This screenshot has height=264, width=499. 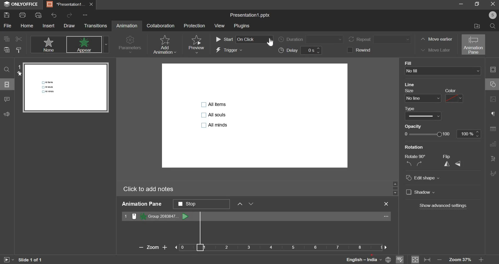 I want to click on add animation, so click(x=164, y=45).